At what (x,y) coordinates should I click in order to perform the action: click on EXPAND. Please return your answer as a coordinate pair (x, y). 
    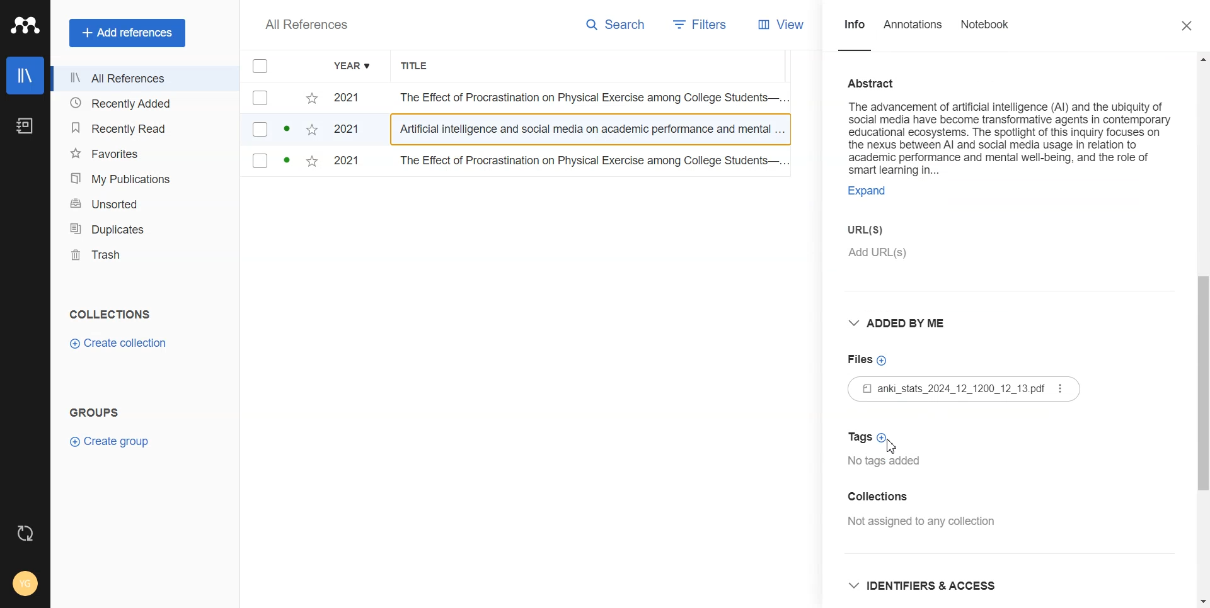
    Looking at the image, I should click on (873, 193).